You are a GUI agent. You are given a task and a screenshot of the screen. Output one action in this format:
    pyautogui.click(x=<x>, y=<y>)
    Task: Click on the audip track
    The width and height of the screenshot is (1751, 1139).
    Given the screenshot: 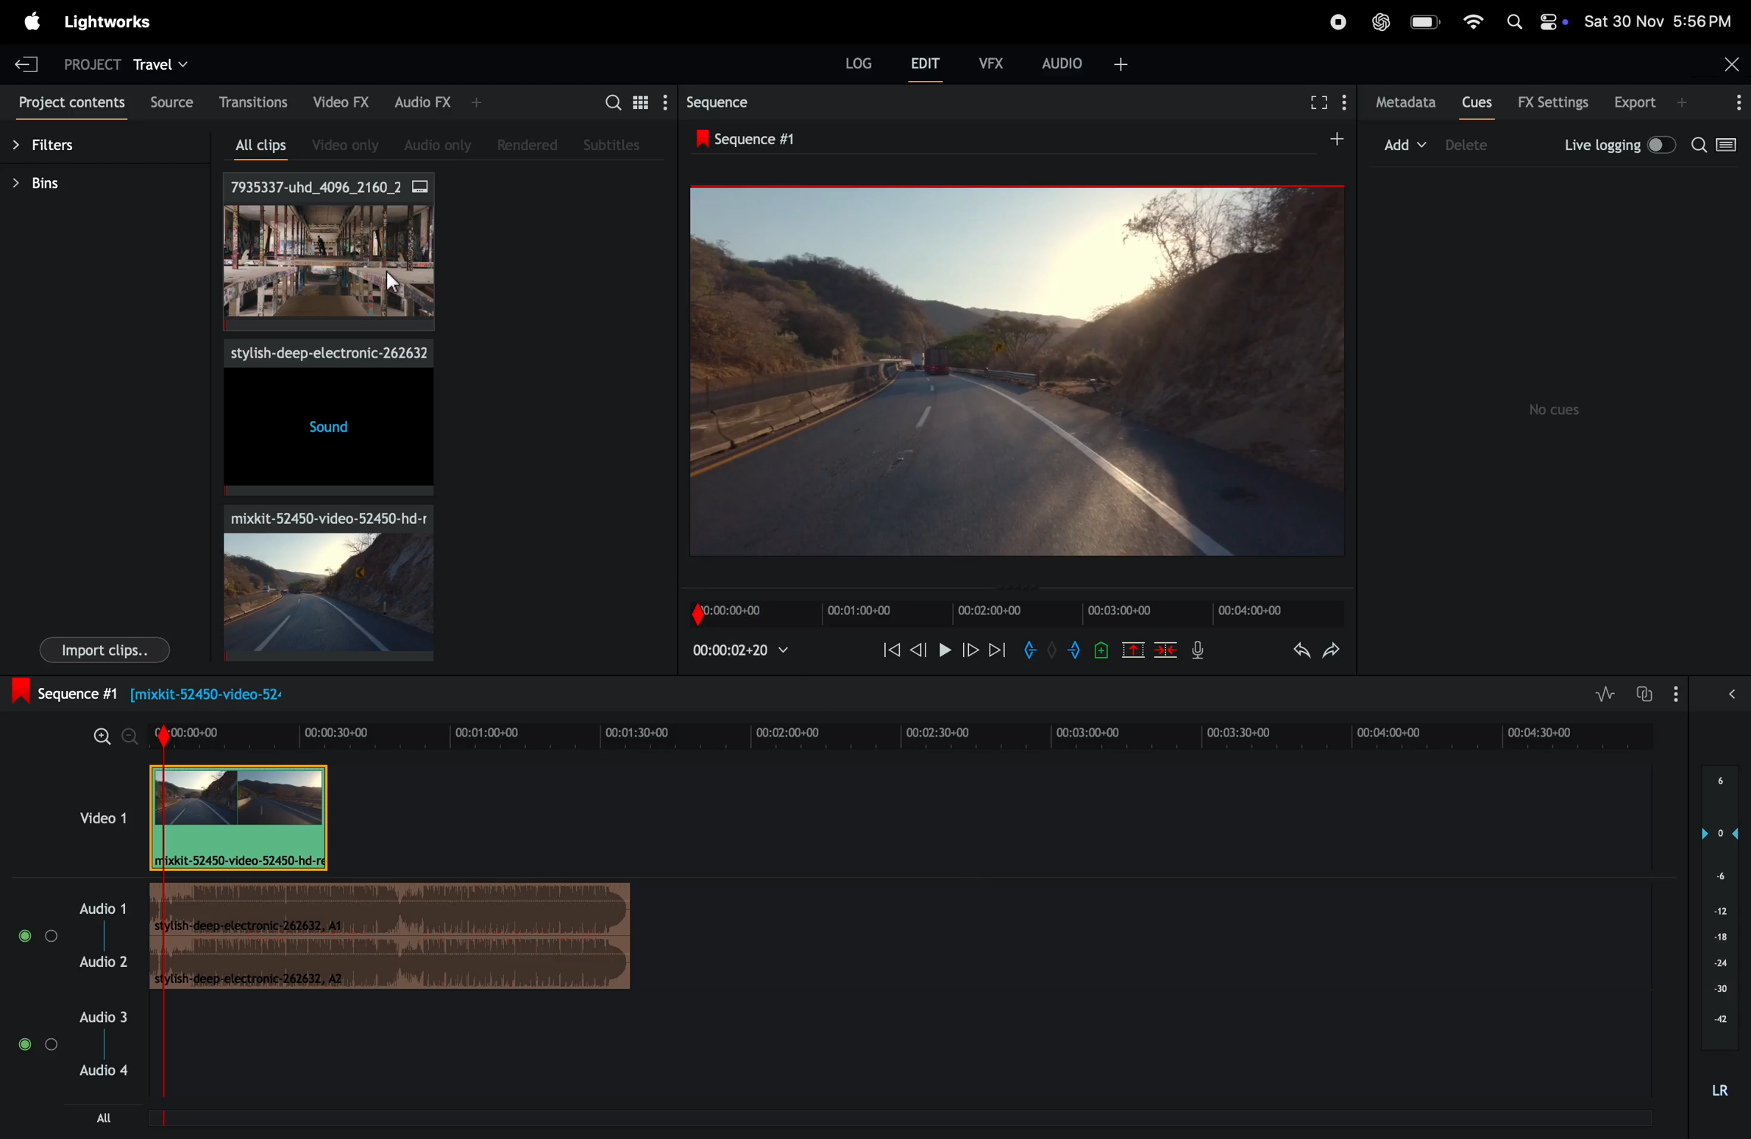 What is the action you would take?
    pyautogui.click(x=394, y=939)
    